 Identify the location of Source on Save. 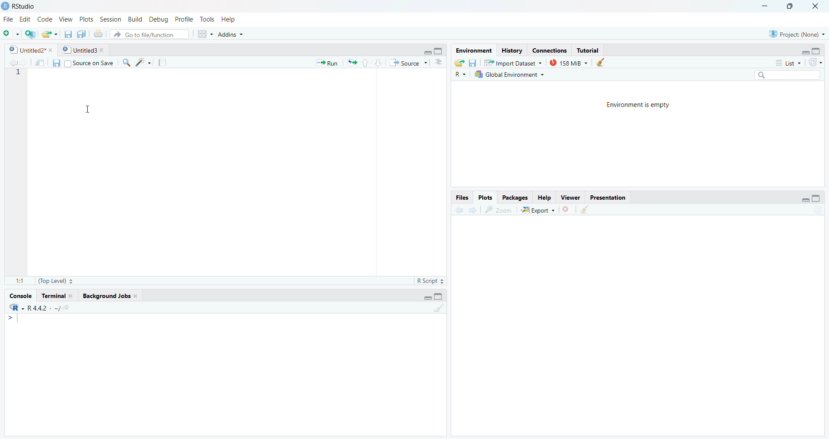
(91, 63).